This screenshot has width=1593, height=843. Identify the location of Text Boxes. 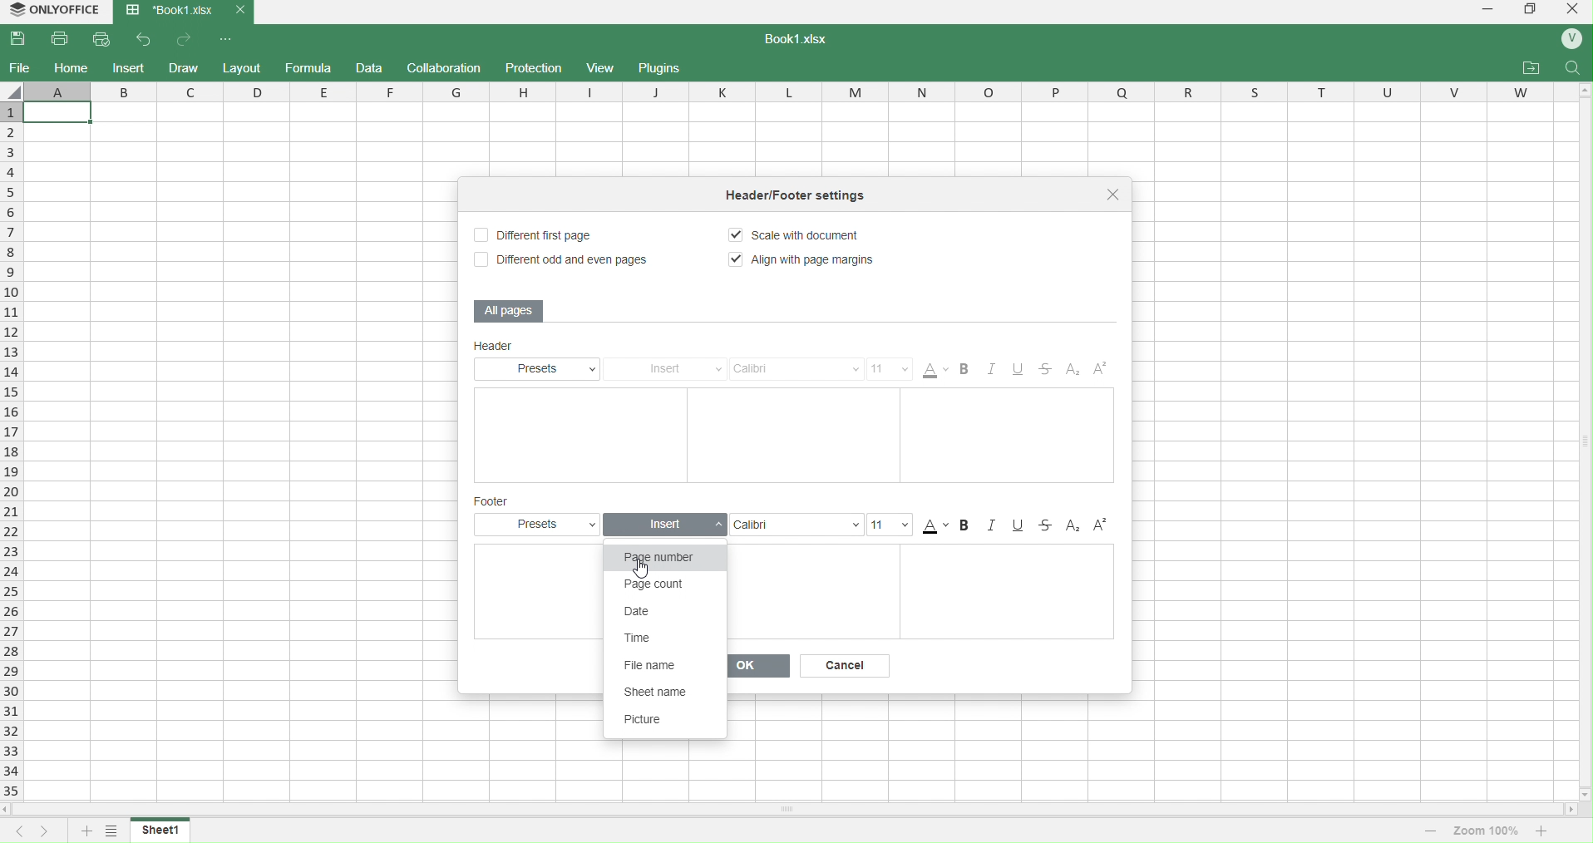
(925, 592).